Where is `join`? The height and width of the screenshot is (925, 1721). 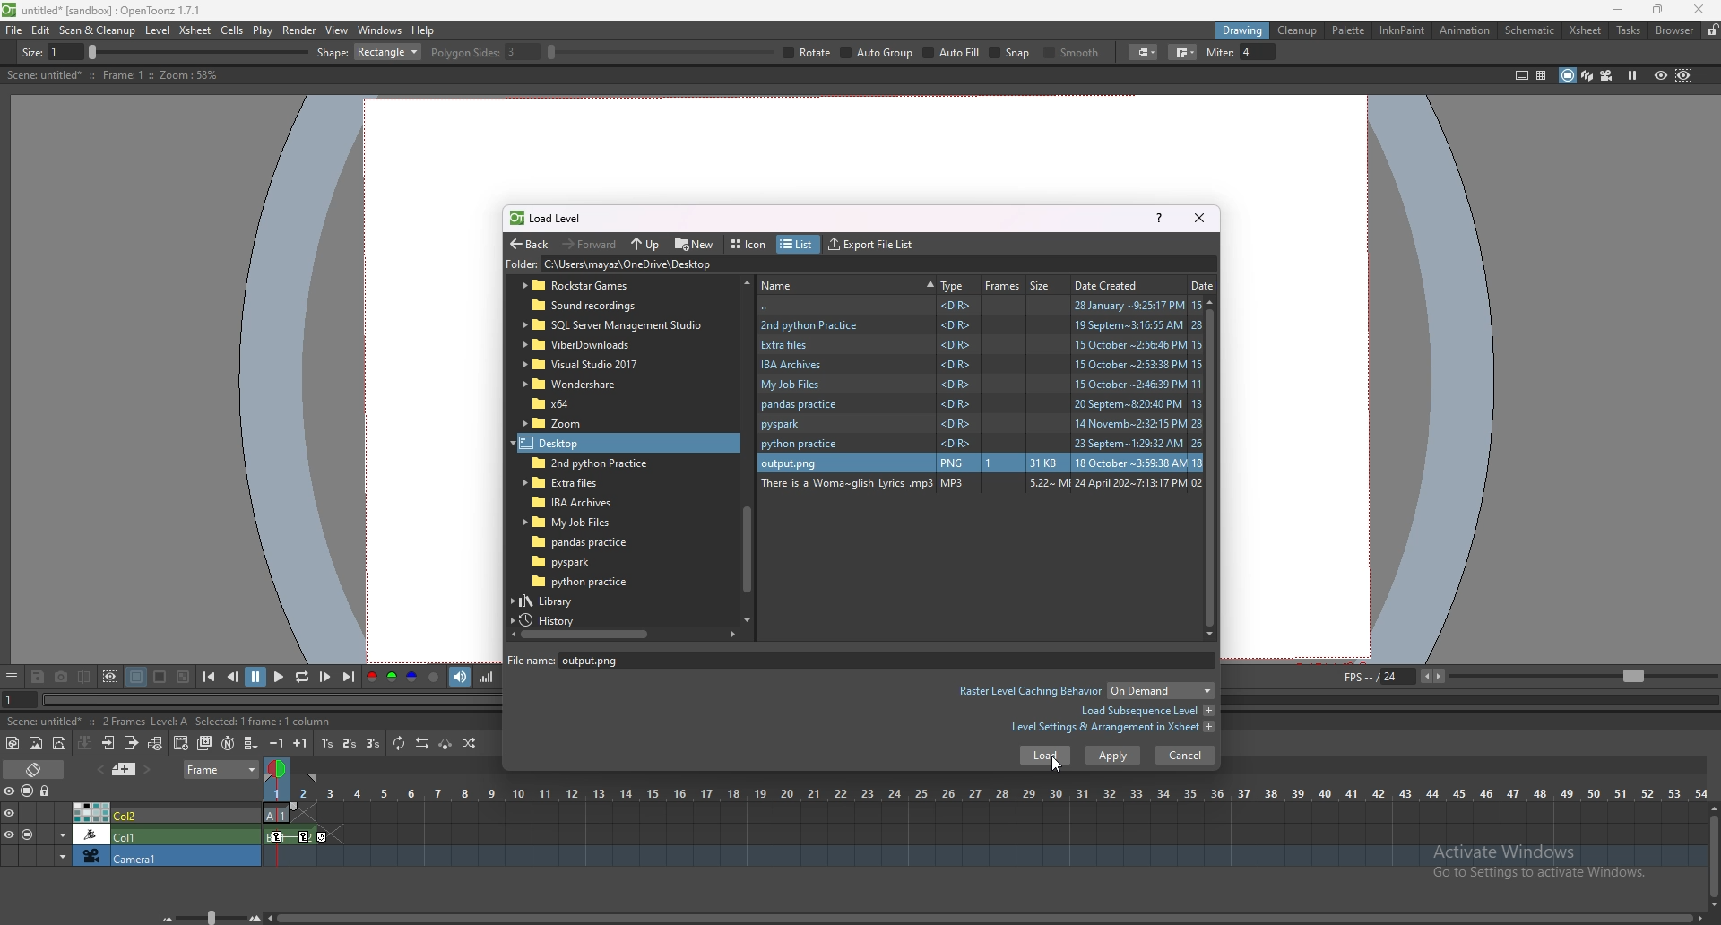 join is located at coordinates (1498, 52).